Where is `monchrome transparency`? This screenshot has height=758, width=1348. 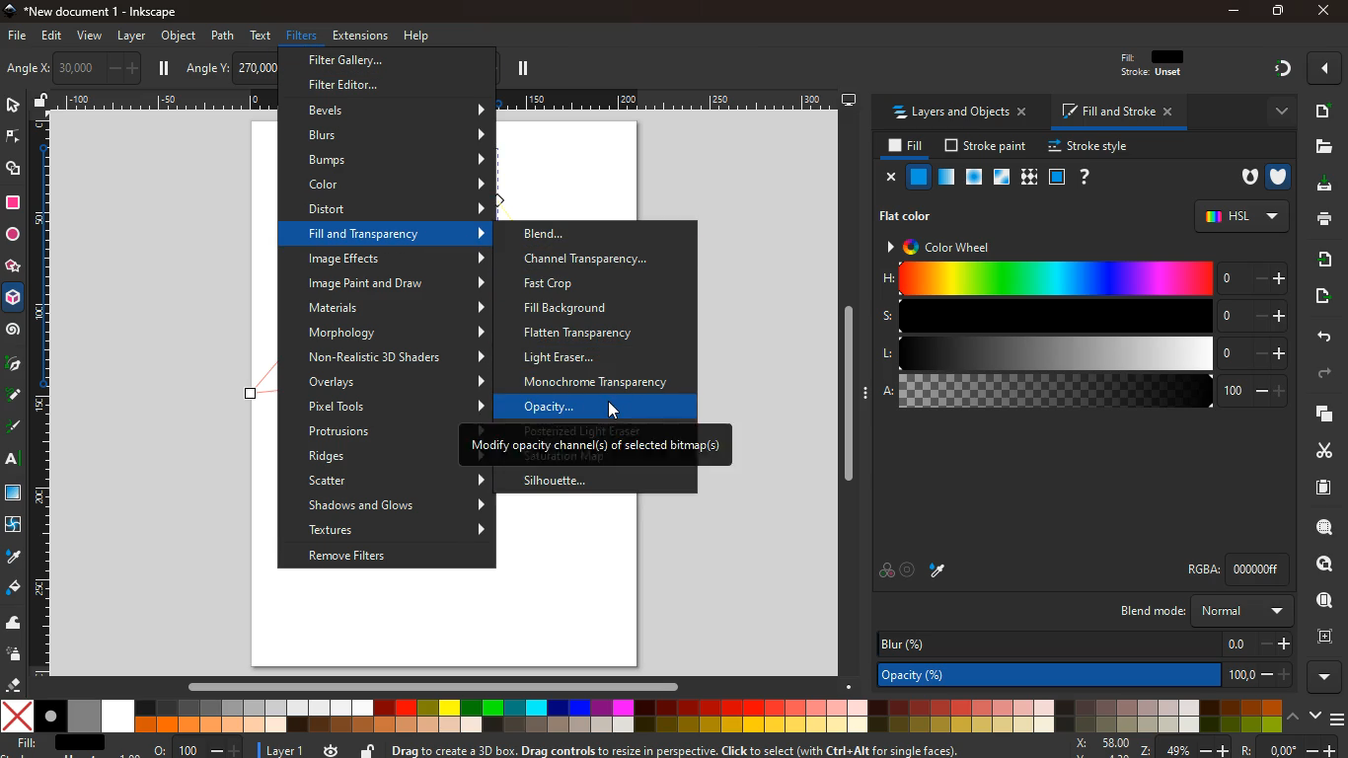
monchrome transparency is located at coordinates (607, 381).